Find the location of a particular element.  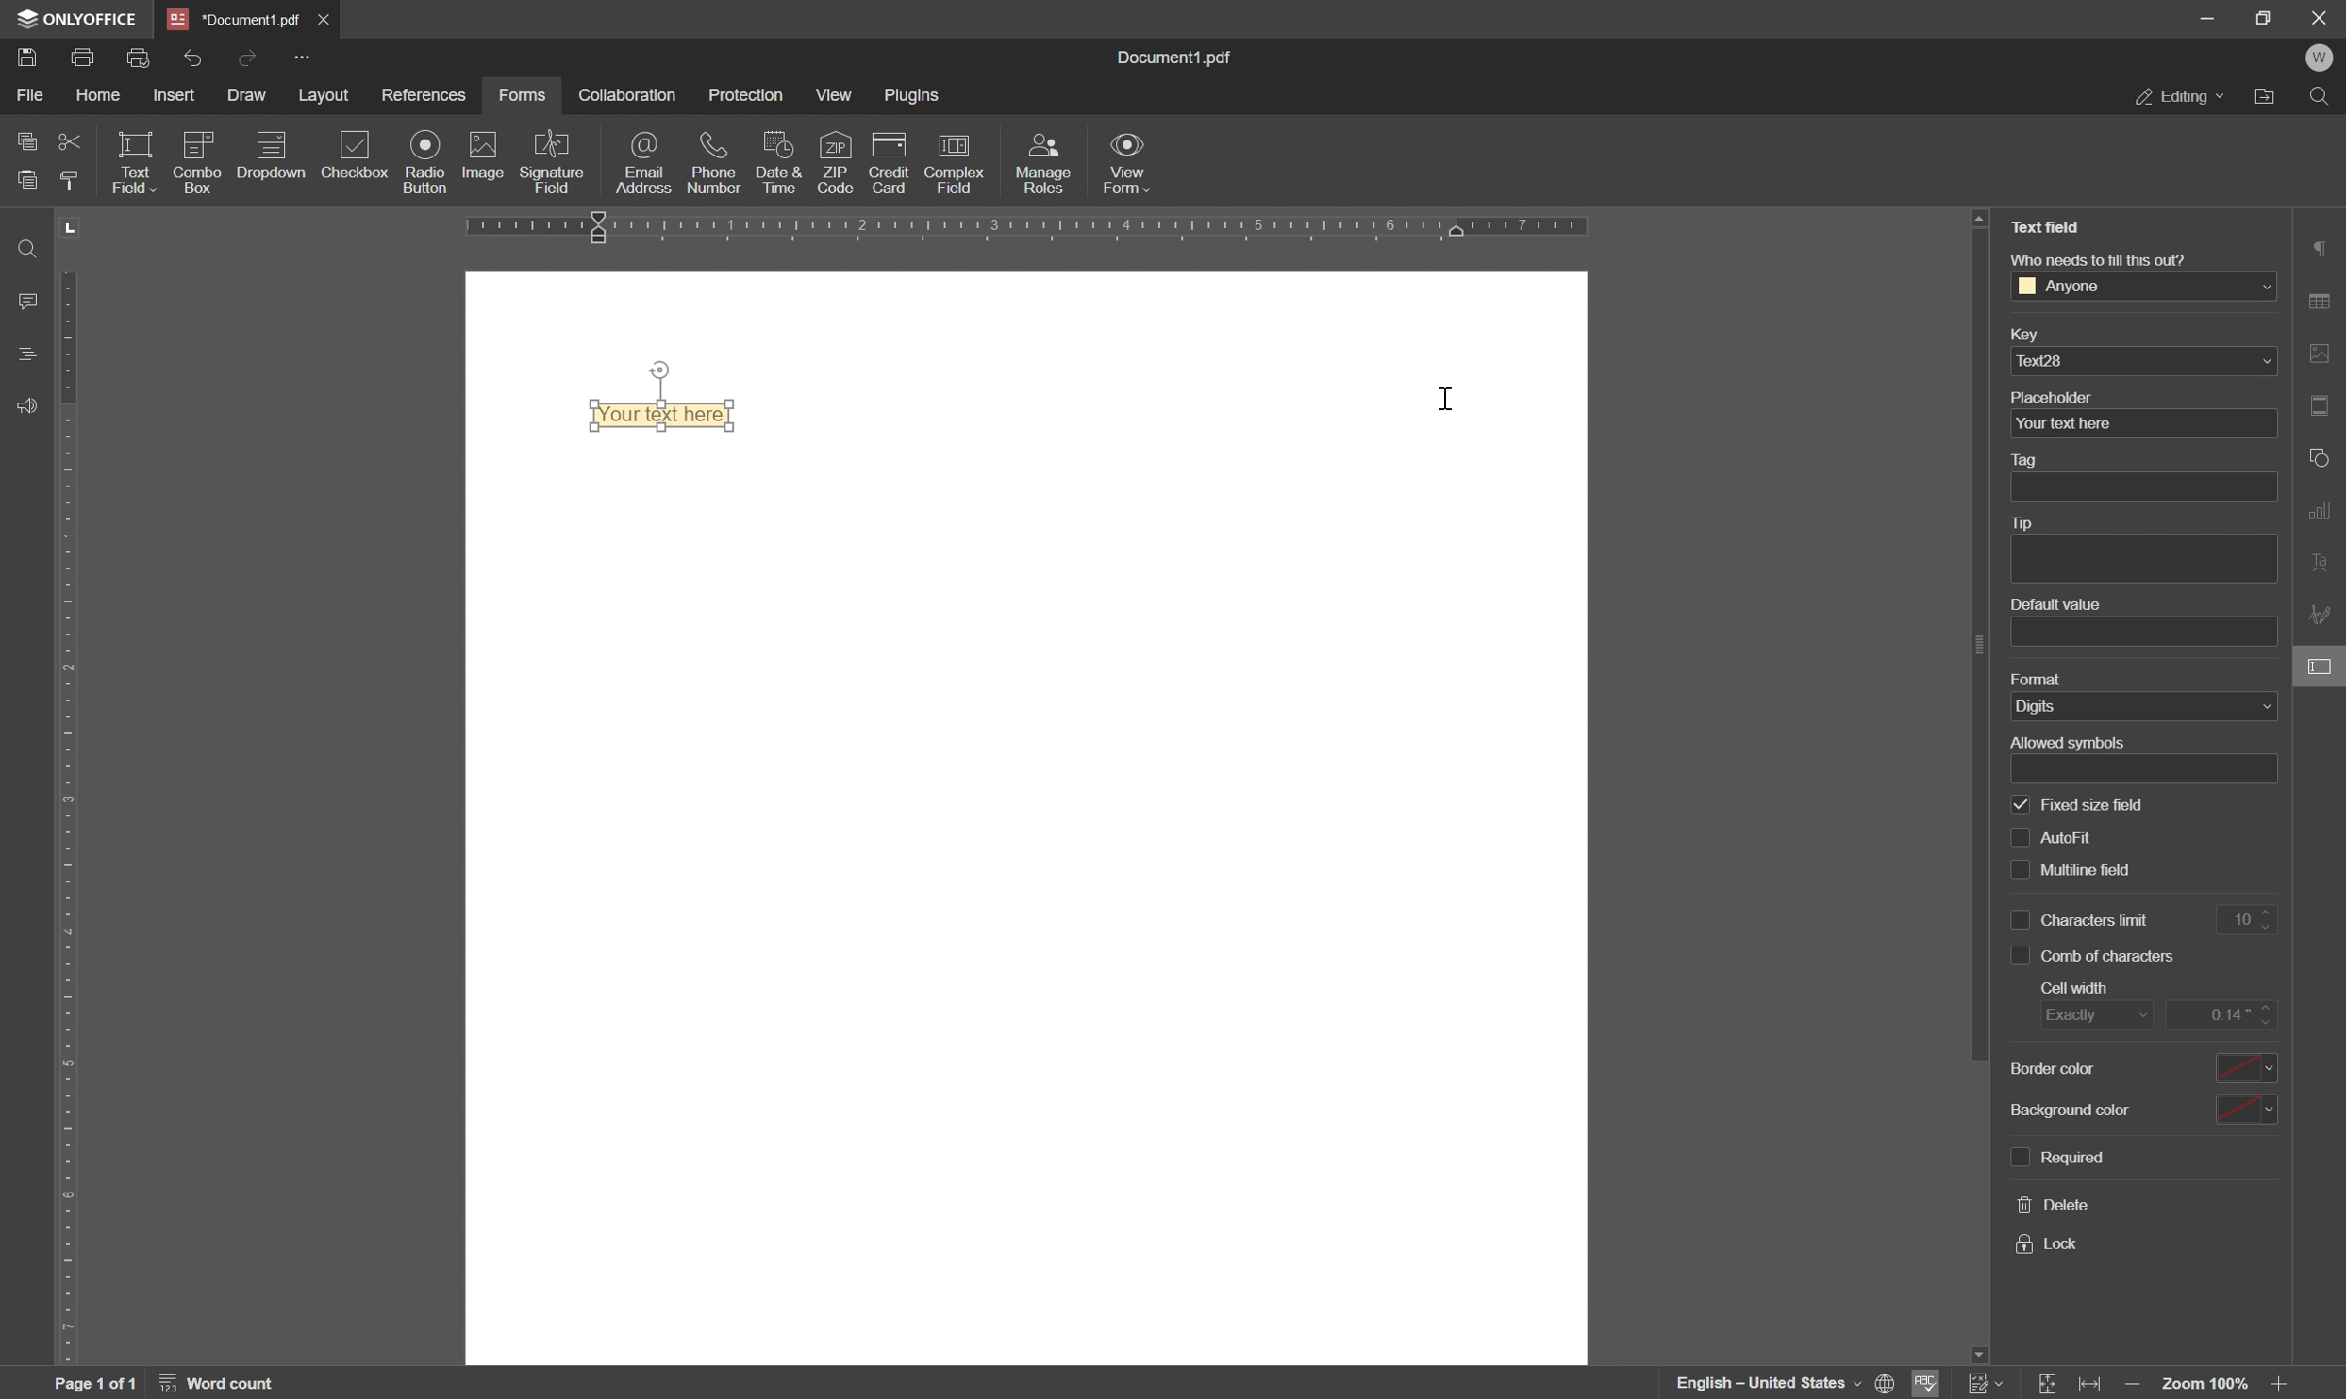

signature settings is located at coordinates (2322, 612).